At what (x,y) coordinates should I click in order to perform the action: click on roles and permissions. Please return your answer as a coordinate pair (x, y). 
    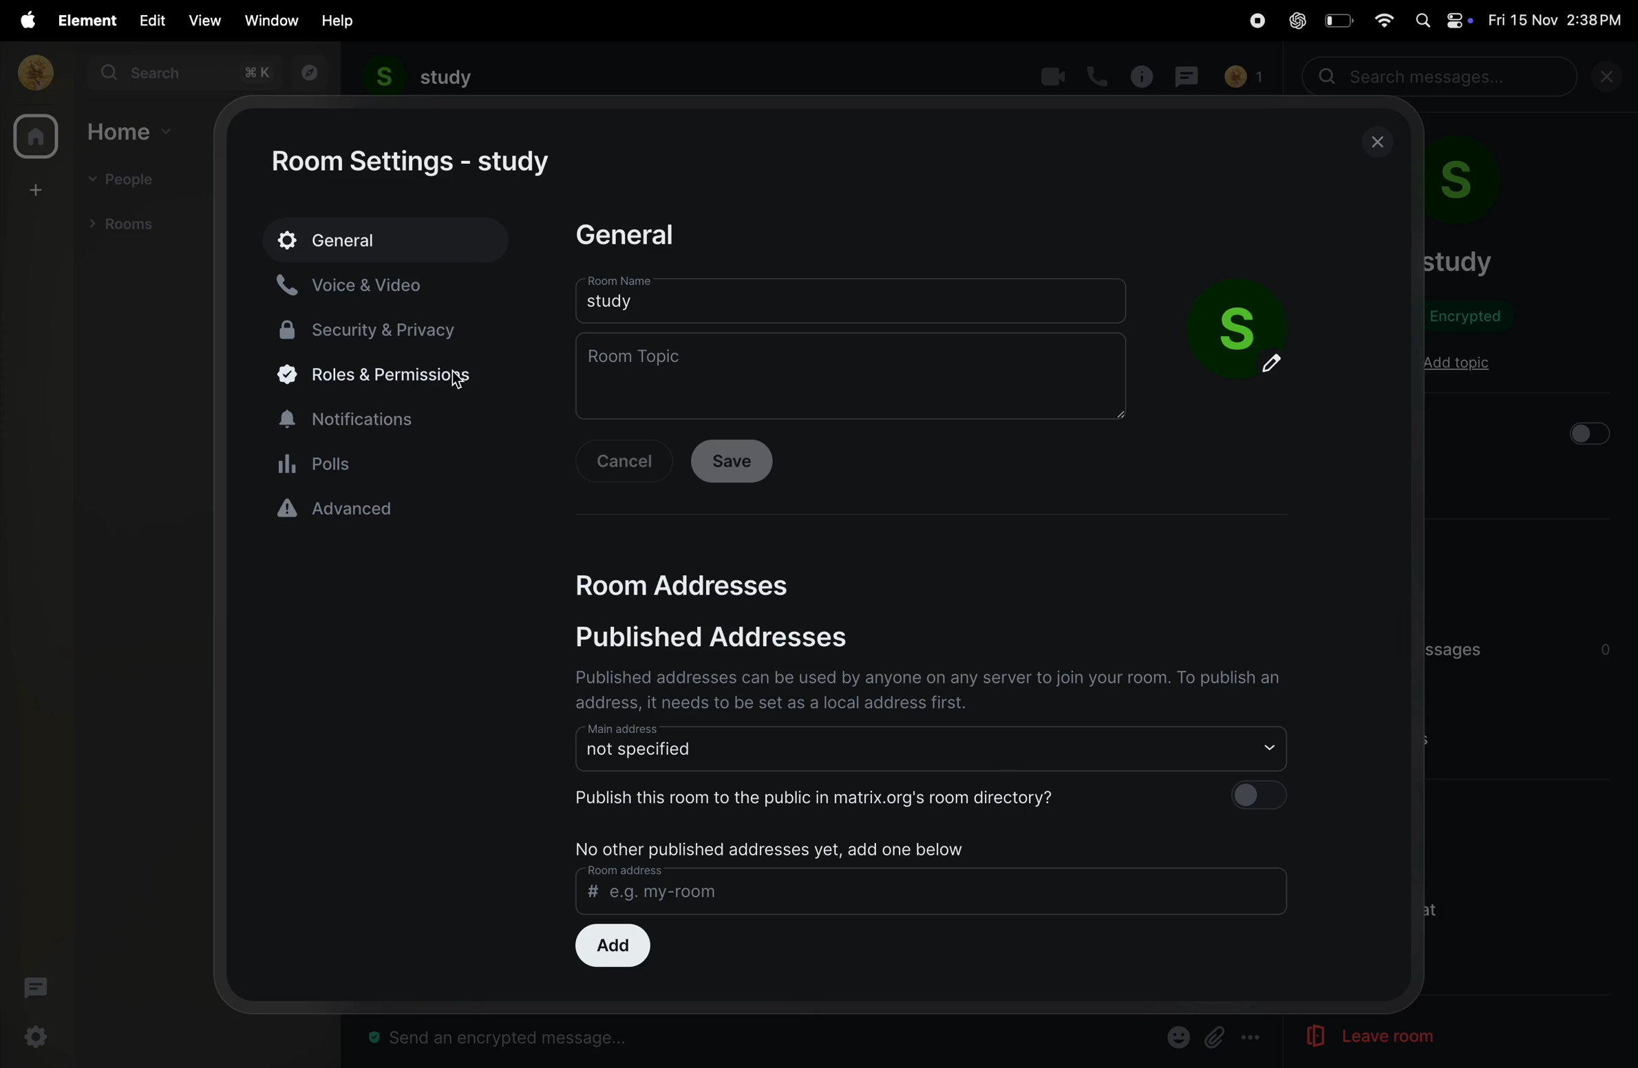
    Looking at the image, I should click on (376, 376).